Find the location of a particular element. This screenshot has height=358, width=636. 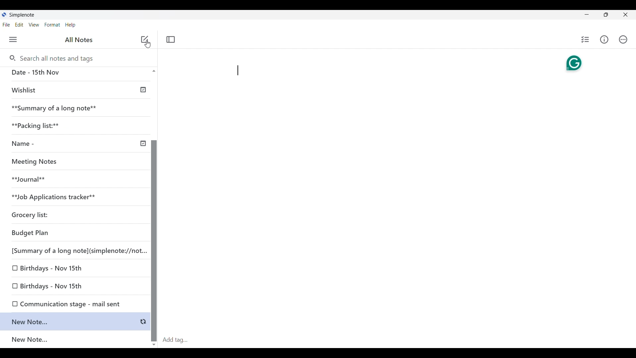

Communication stage - mail sent is located at coordinates (75, 303).